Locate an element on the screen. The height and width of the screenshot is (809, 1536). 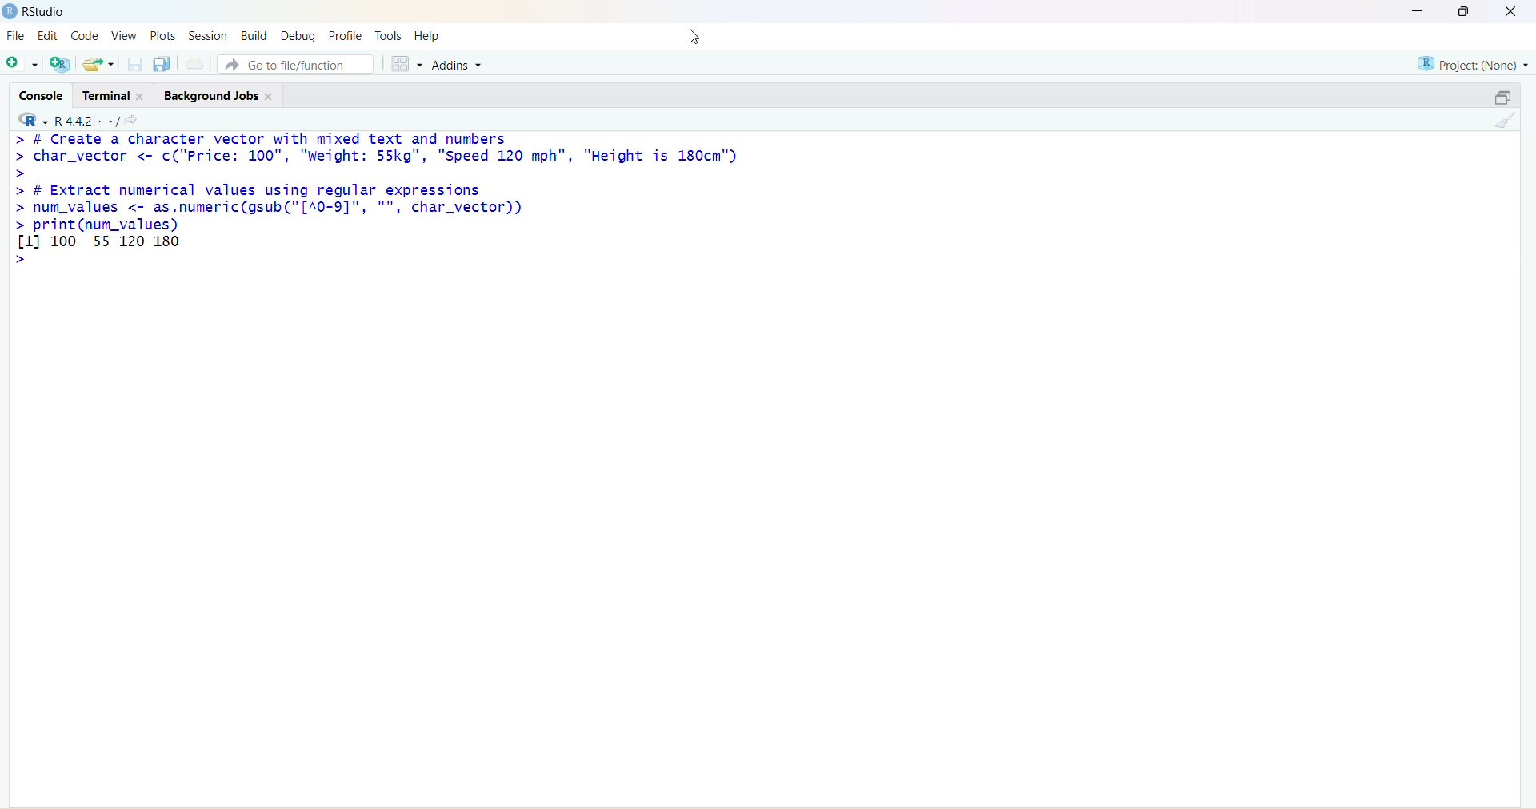
open in separate window is located at coordinates (1502, 96).